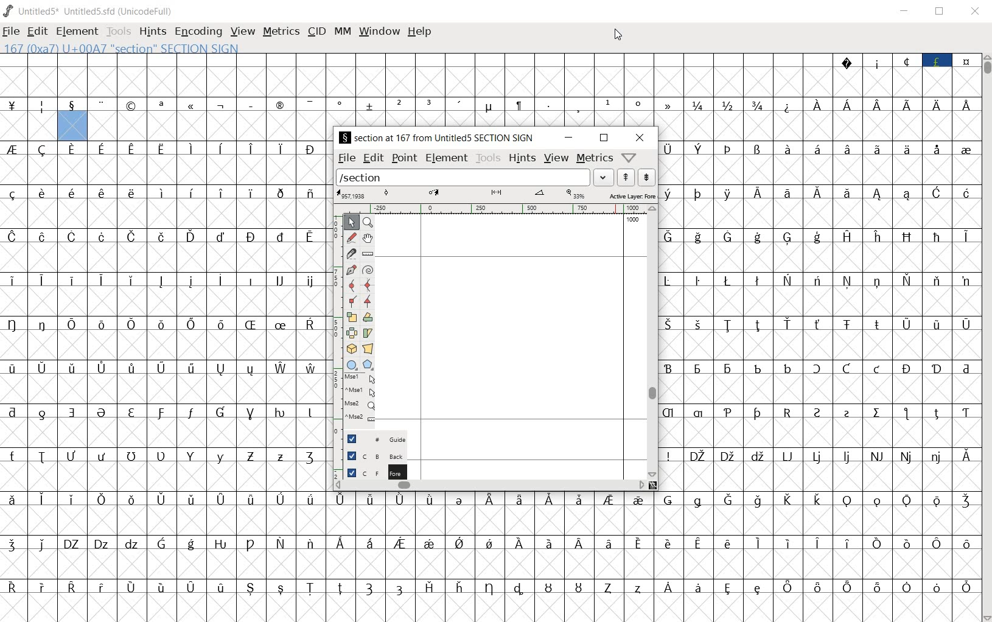 Image resolution: width=992 pixels, height=622 pixels. Describe the element at coordinates (167, 433) in the screenshot. I see `empty cells` at that location.